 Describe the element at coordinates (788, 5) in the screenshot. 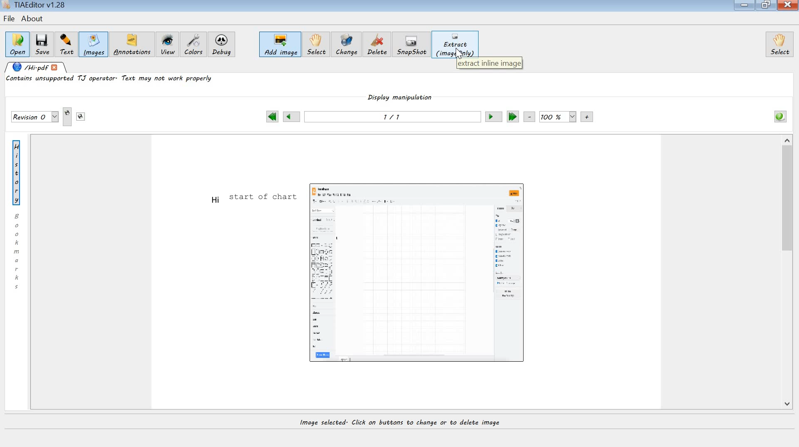

I see `close` at that location.